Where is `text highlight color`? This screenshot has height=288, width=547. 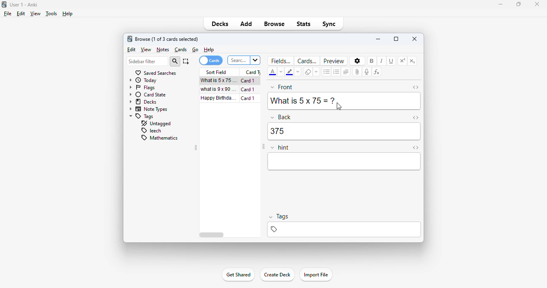
text highlight color is located at coordinates (290, 72).